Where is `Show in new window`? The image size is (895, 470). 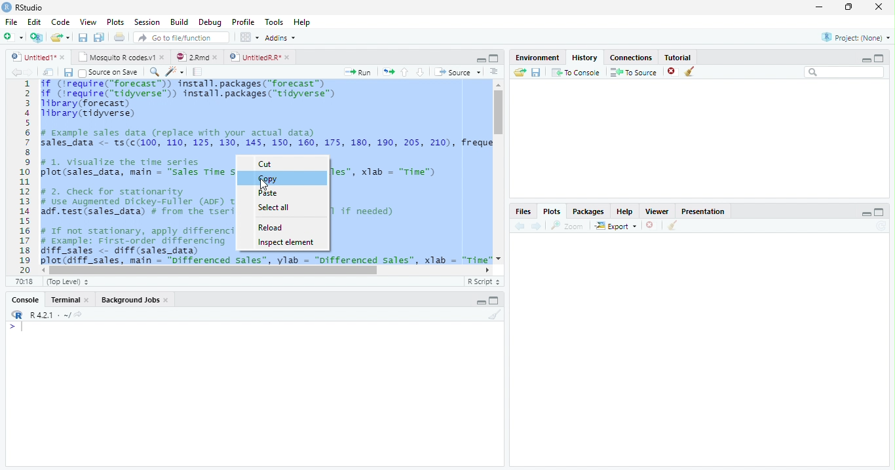 Show in new window is located at coordinates (48, 72).